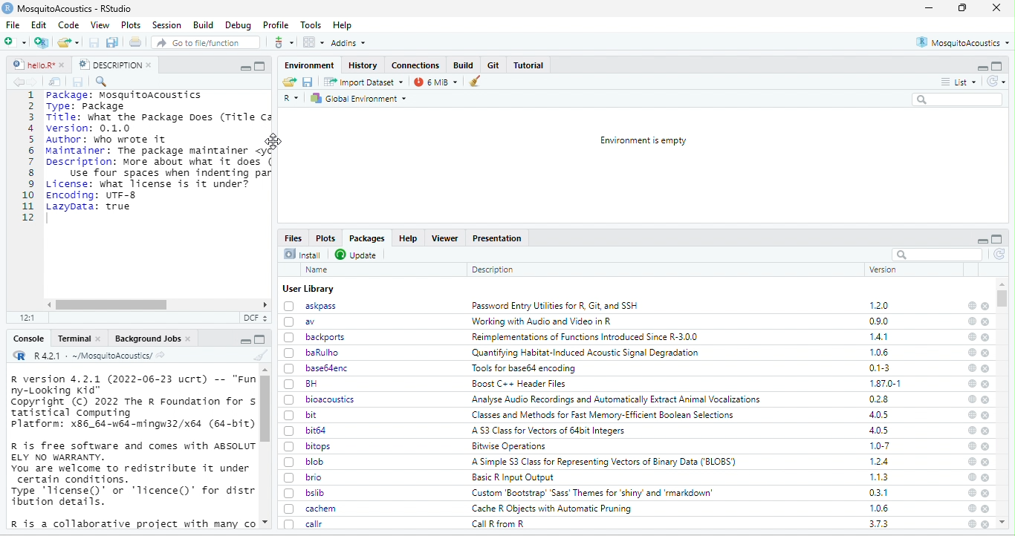  What do you see at coordinates (283, 42) in the screenshot?
I see `more options` at bounding box center [283, 42].